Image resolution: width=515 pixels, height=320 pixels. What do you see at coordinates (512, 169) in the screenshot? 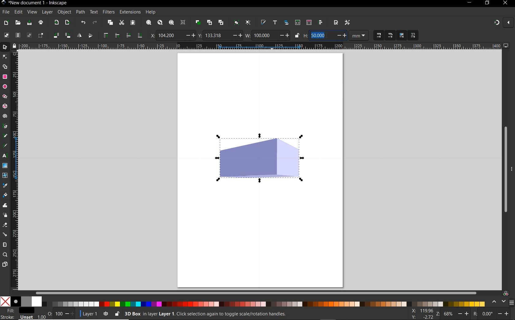
I see `more options` at bounding box center [512, 169].